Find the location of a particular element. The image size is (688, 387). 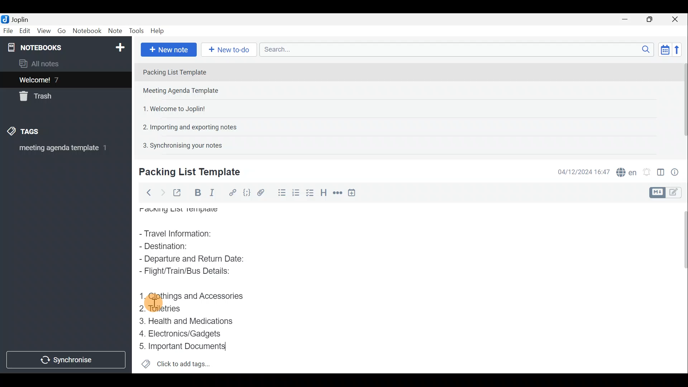

Note 1 is located at coordinates (200, 71).